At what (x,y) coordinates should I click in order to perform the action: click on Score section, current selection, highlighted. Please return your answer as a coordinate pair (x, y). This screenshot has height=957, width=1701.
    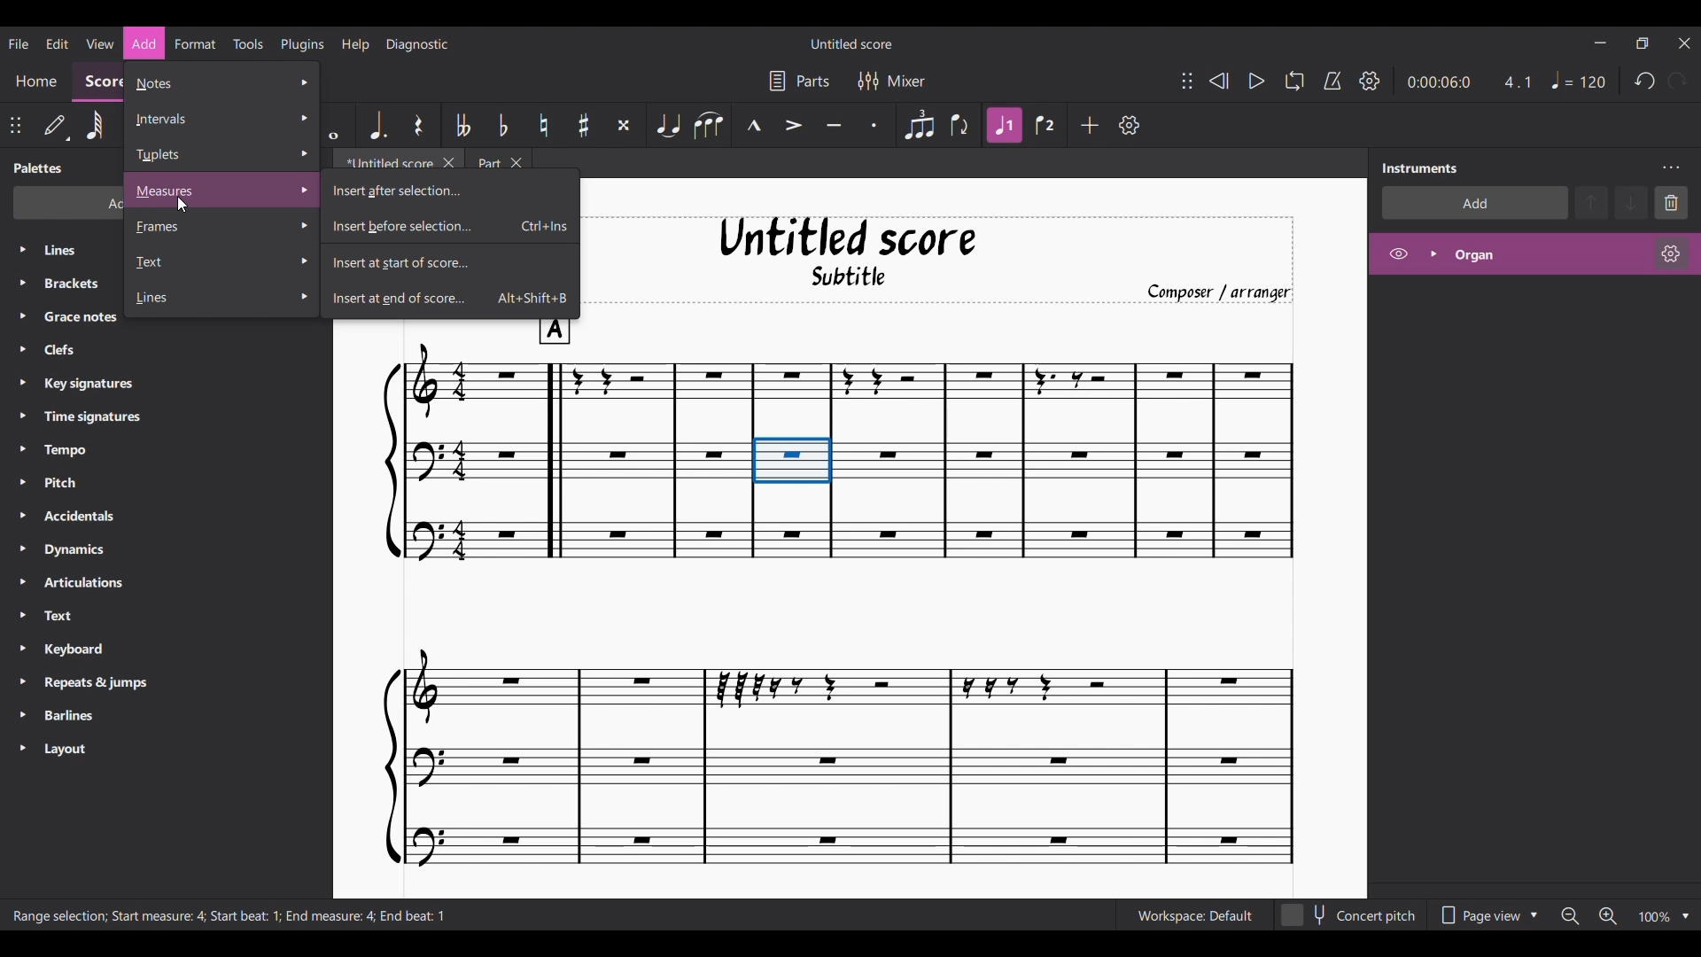
    Looking at the image, I should click on (95, 81).